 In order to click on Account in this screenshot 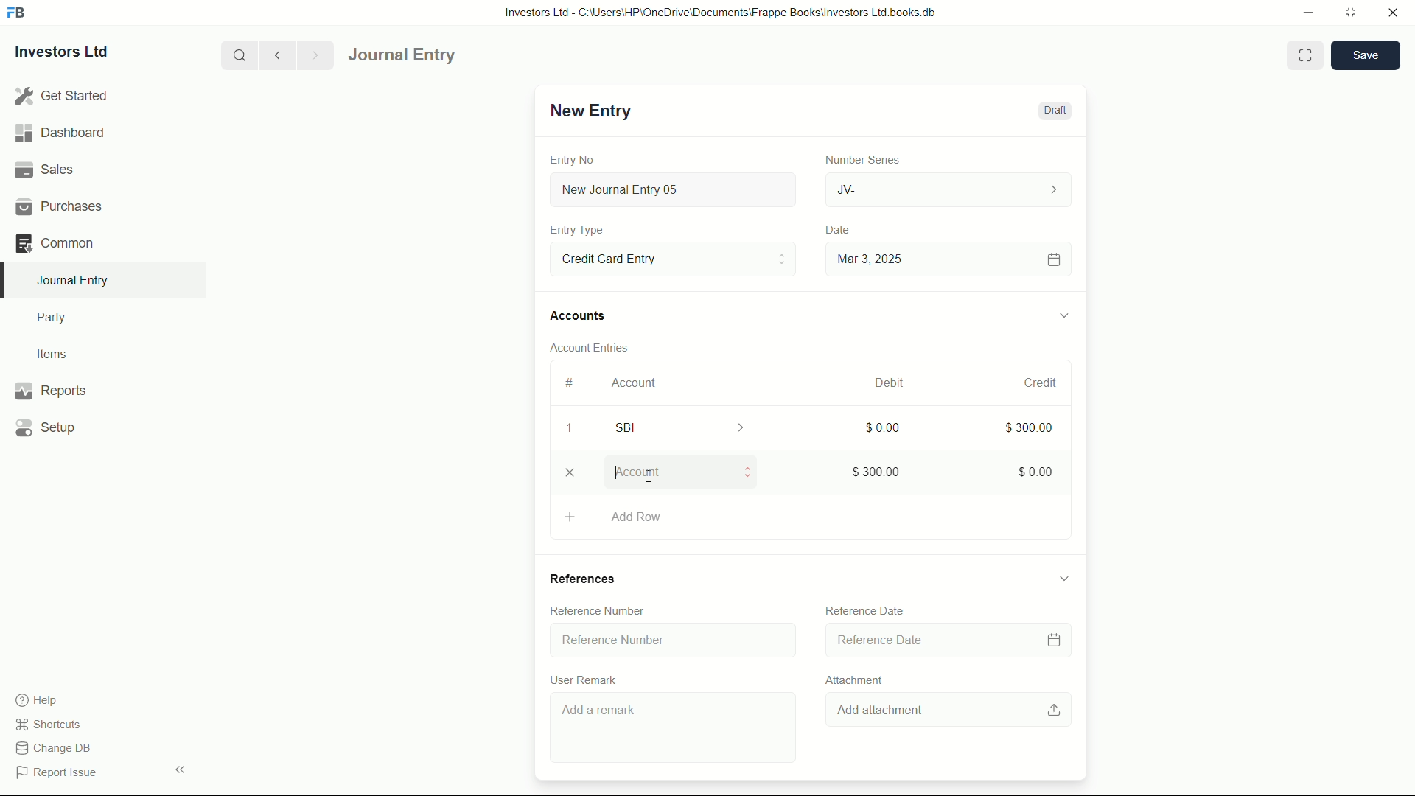, I will do `click(635, 383)`.